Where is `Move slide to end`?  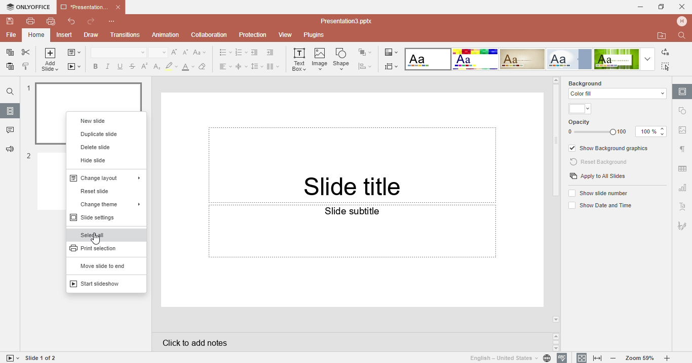
Move slide to end is located at coordinates (102, 266).